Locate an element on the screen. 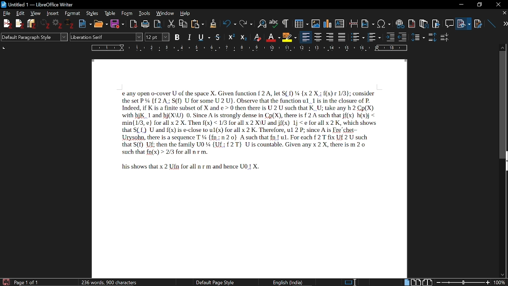  Settings is located at coordinates (58, 25).